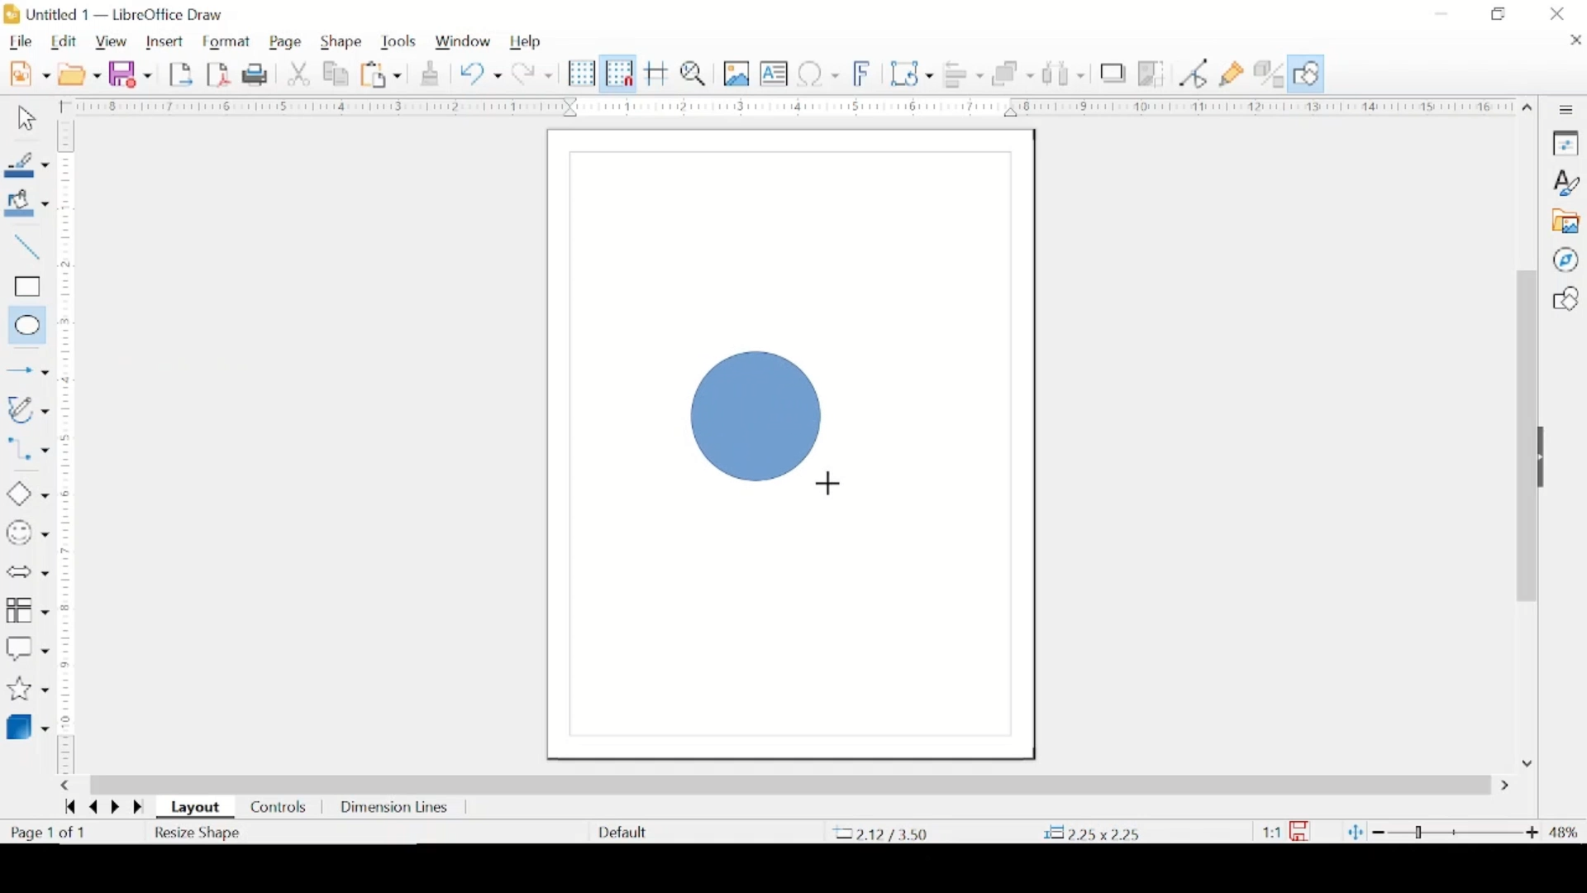 The width and height of the screenshot is (1587, 893). What do you see at coordinates (428, 74) in the screenshot?
I see `clone formatting` at bounding box center [428, 74].